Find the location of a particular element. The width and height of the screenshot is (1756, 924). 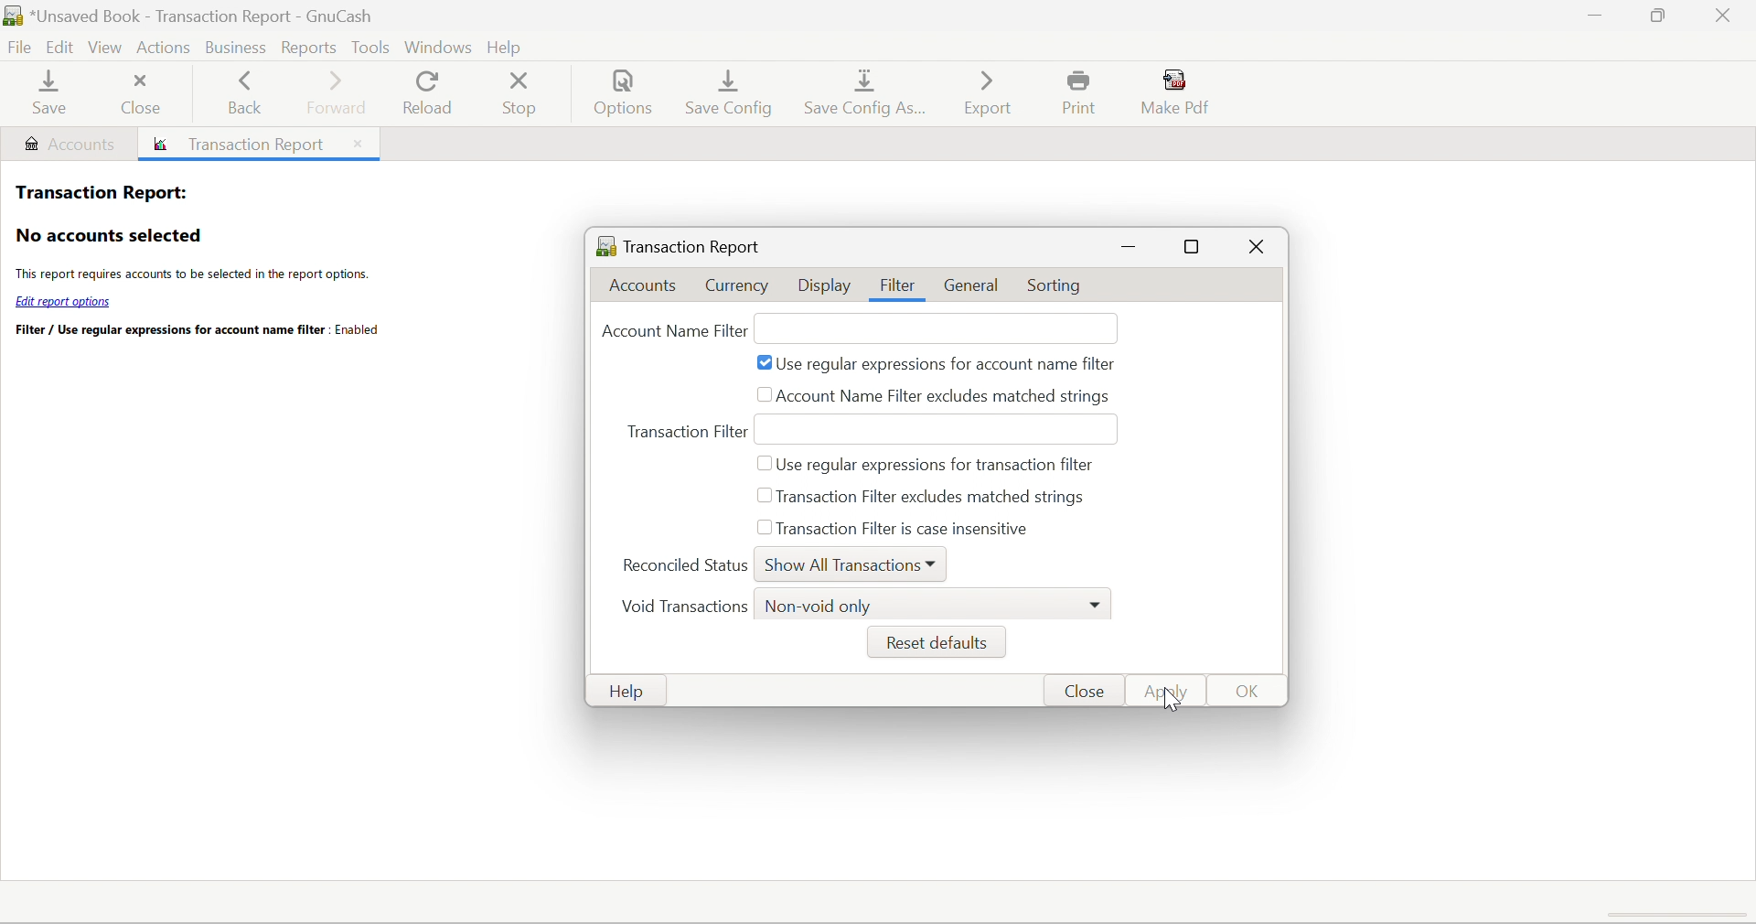

Show All Transactions is located at coordinates (841, 567).